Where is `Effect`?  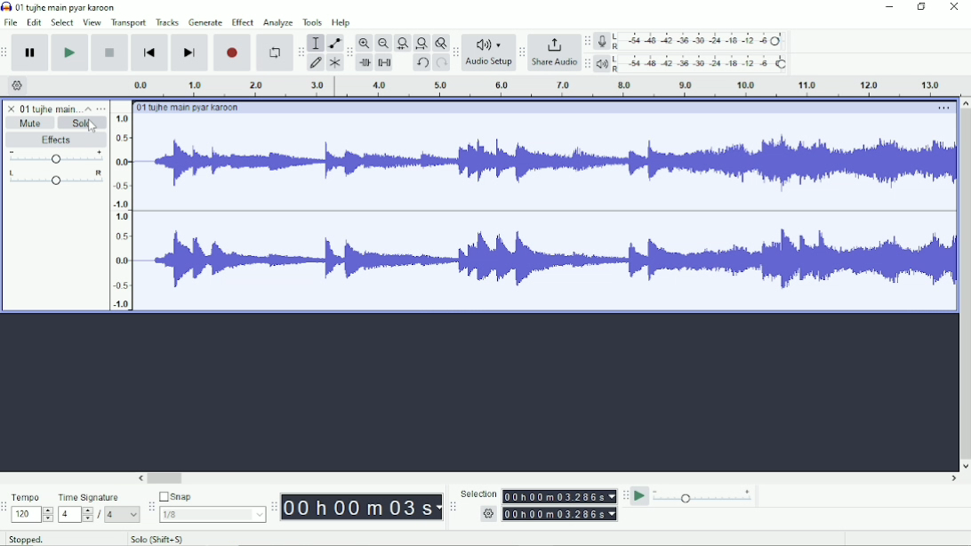
Effect is located at coordinates (243, 22).